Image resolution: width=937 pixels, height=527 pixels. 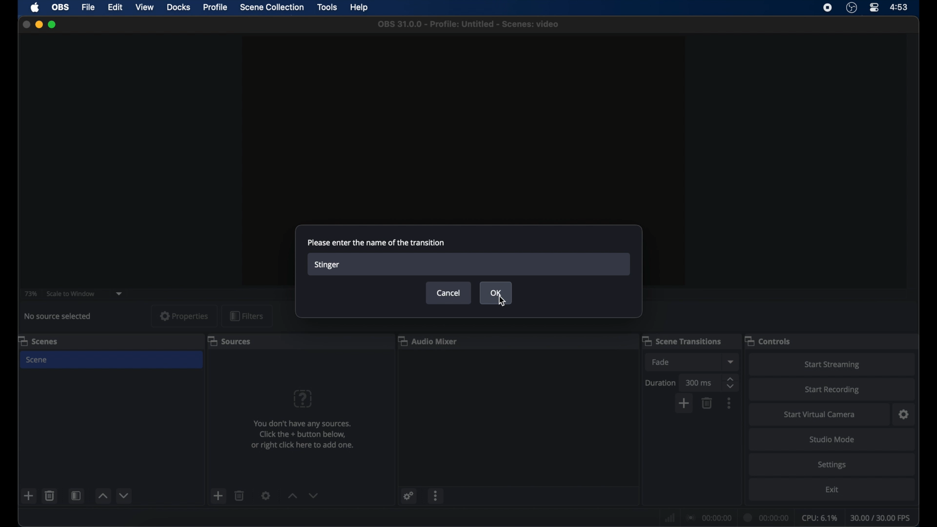 What do you see at coordinates (184, 316) in the screenshot?
I see `properties` at bounding box center [184, 316].